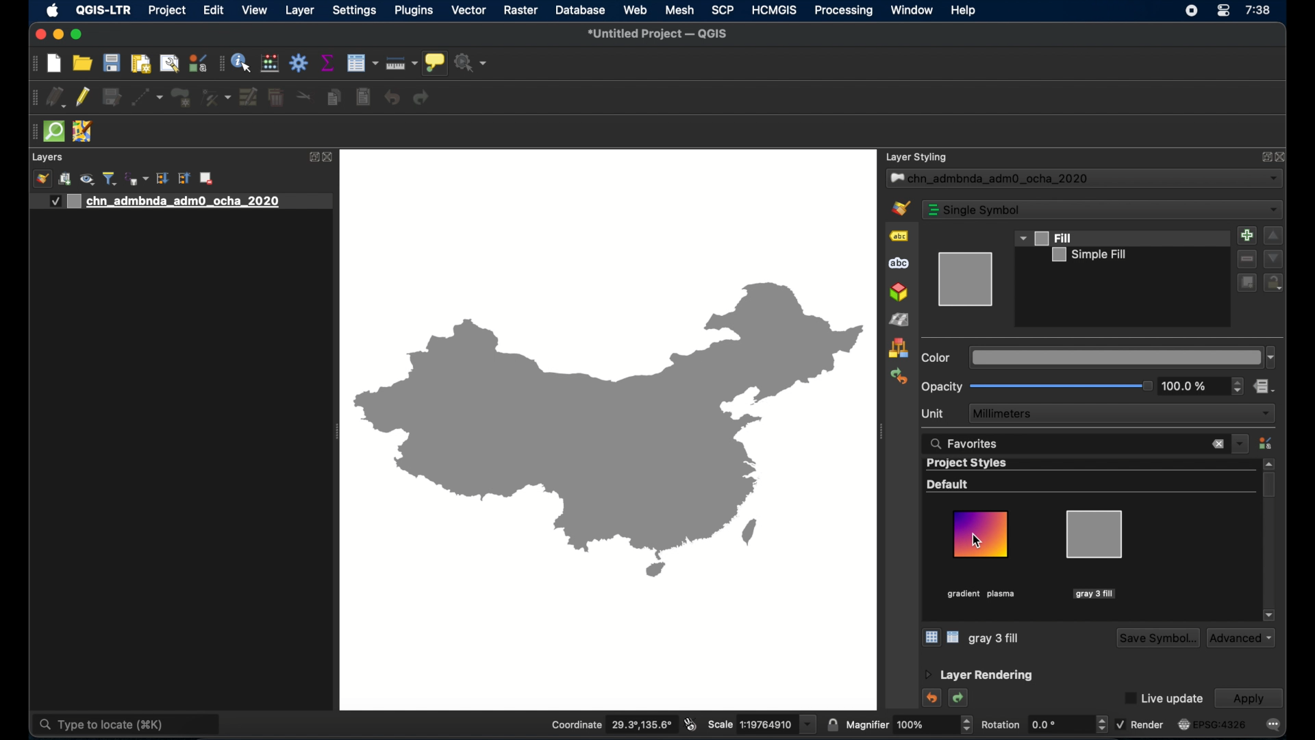  Describe the element at coordinates (88, 180) in the screenshot. I see `show map theme` at that location.